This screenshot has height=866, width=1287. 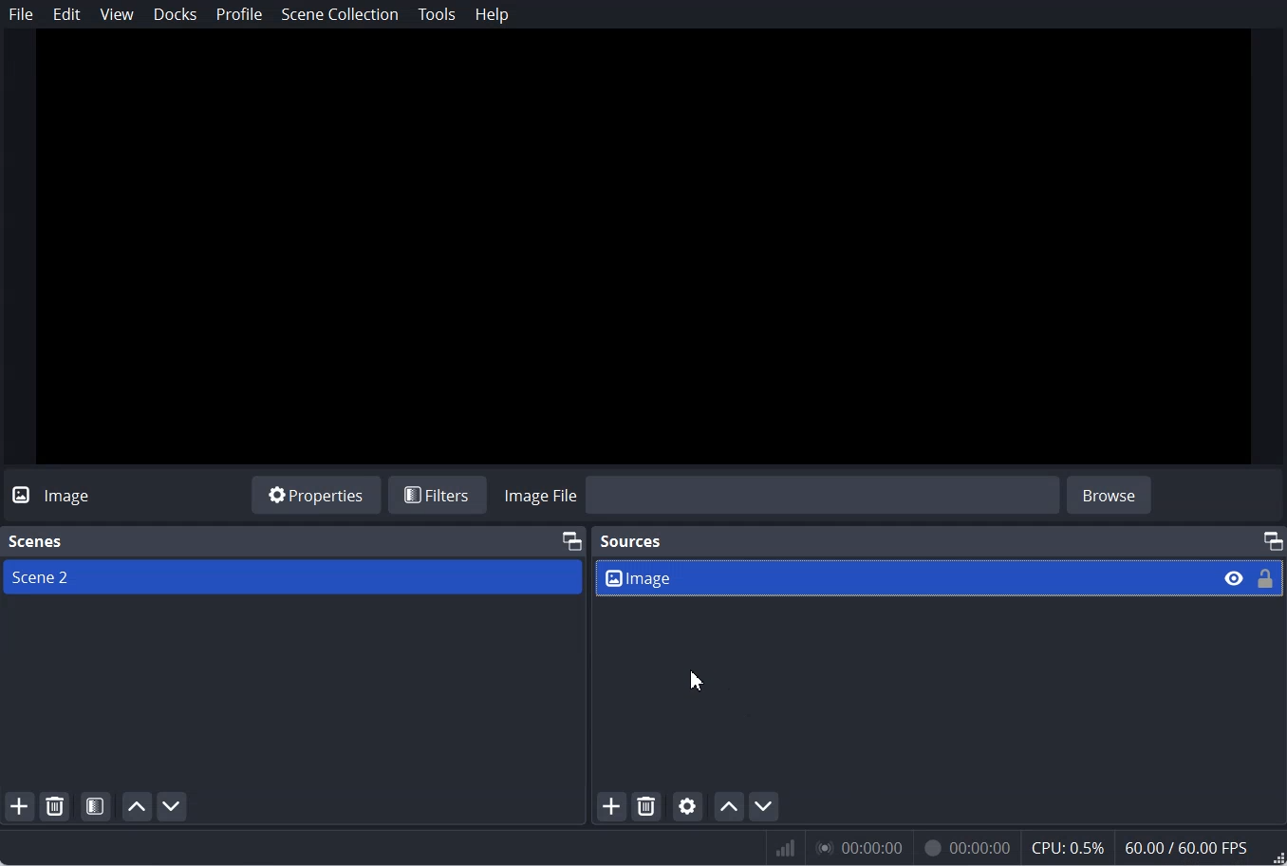 What do you see at coordinates (117, 14) in the screenshot?
I see `View` at bounding box center [117, 14].